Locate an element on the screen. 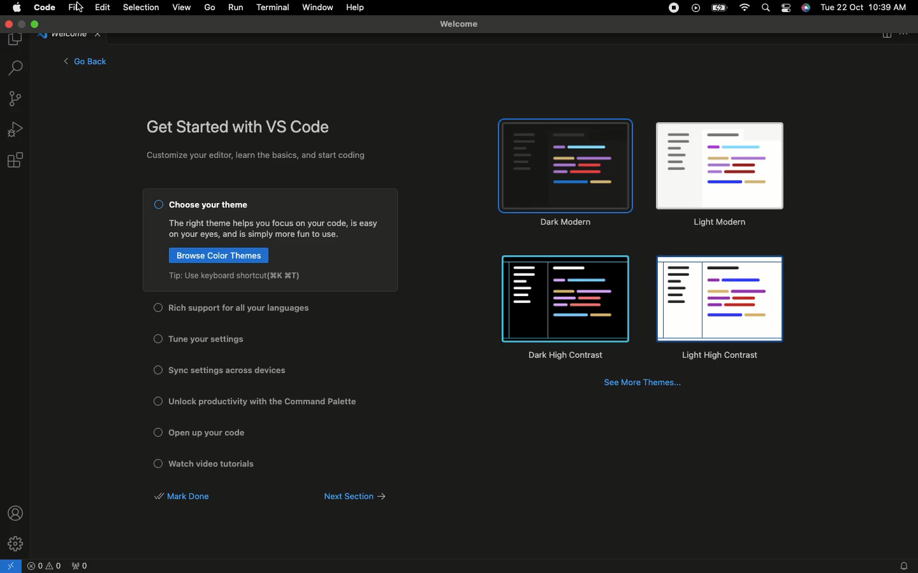  Close is located at coordinates (8, 25).